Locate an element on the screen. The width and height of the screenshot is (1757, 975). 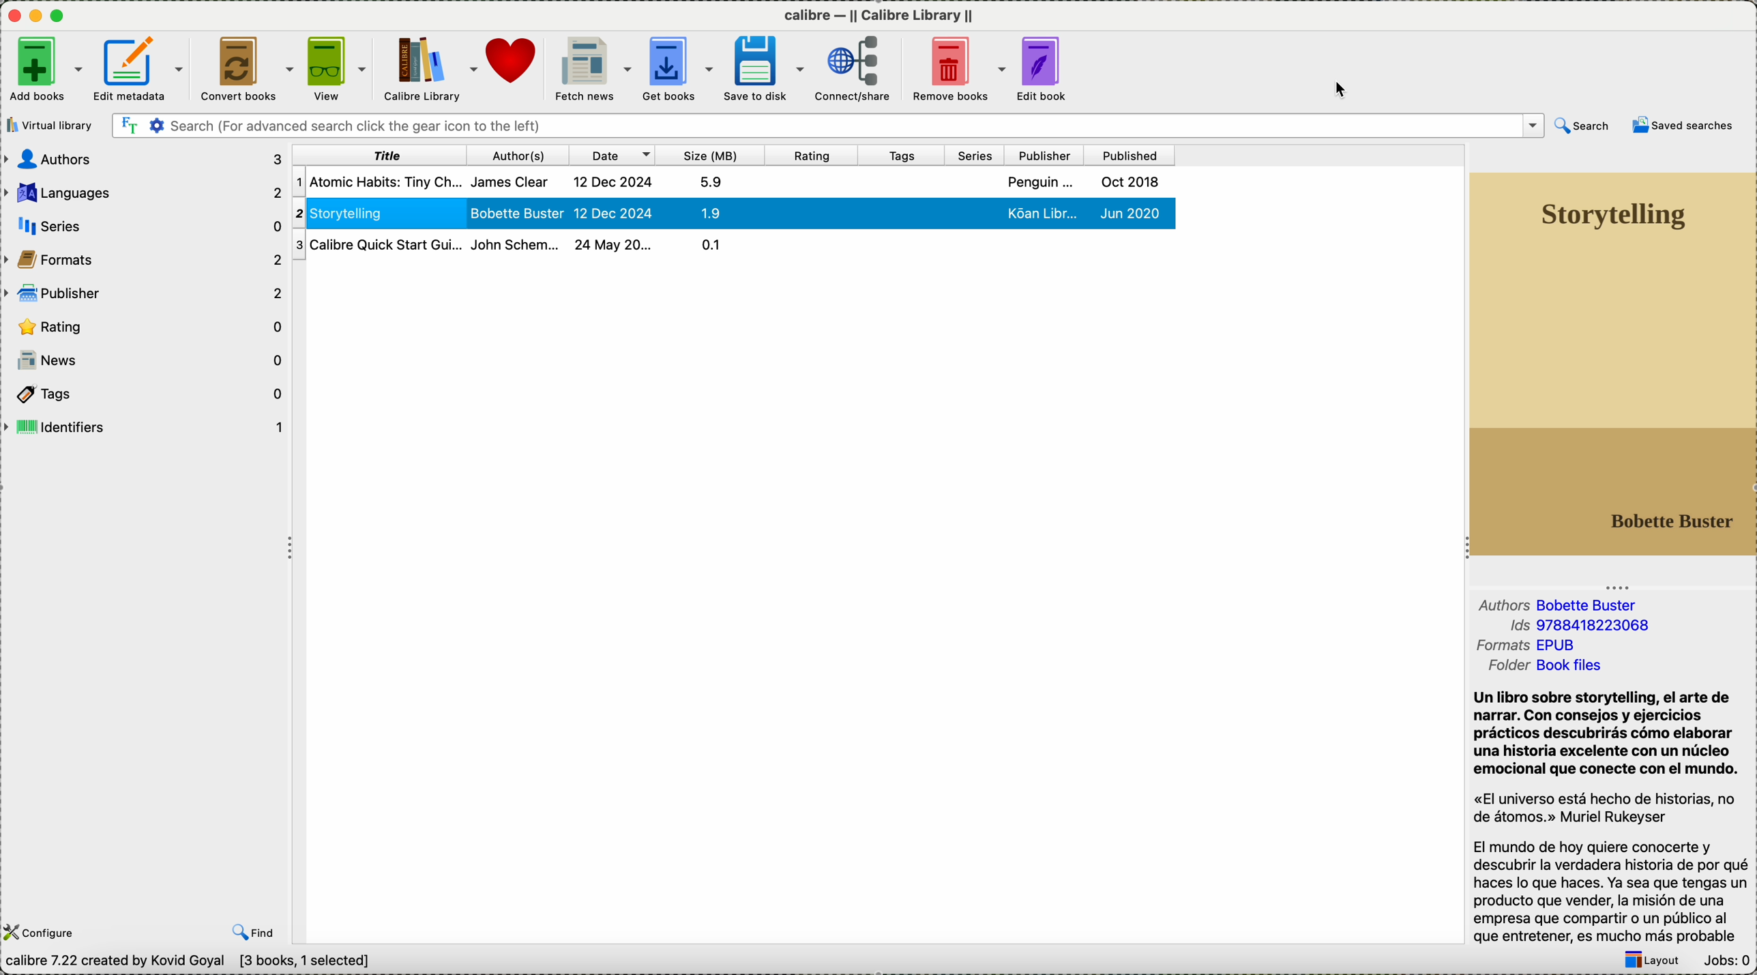
maximize is located at coordinates (60, 15).